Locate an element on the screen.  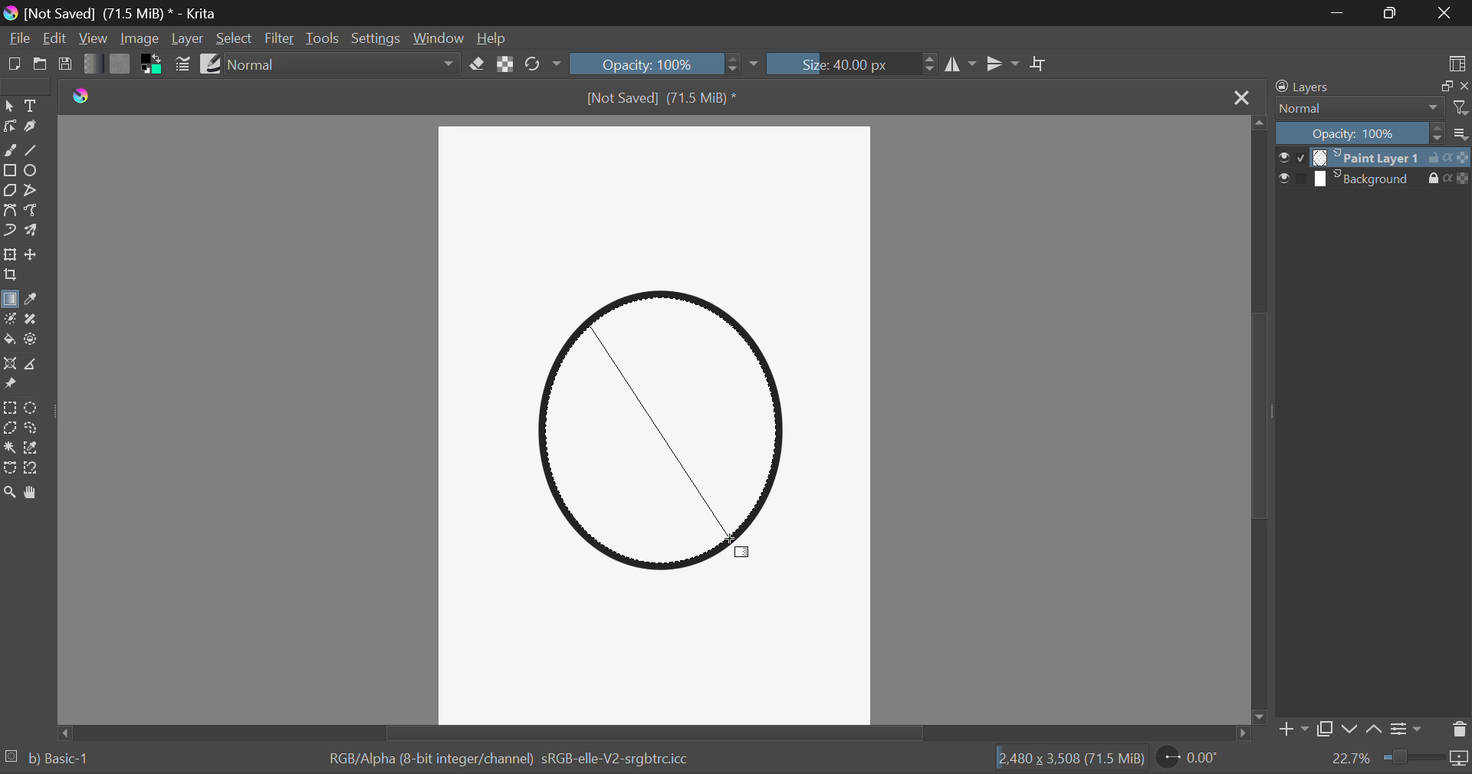
Choose Workspace is located at coordinates (1457, 63).